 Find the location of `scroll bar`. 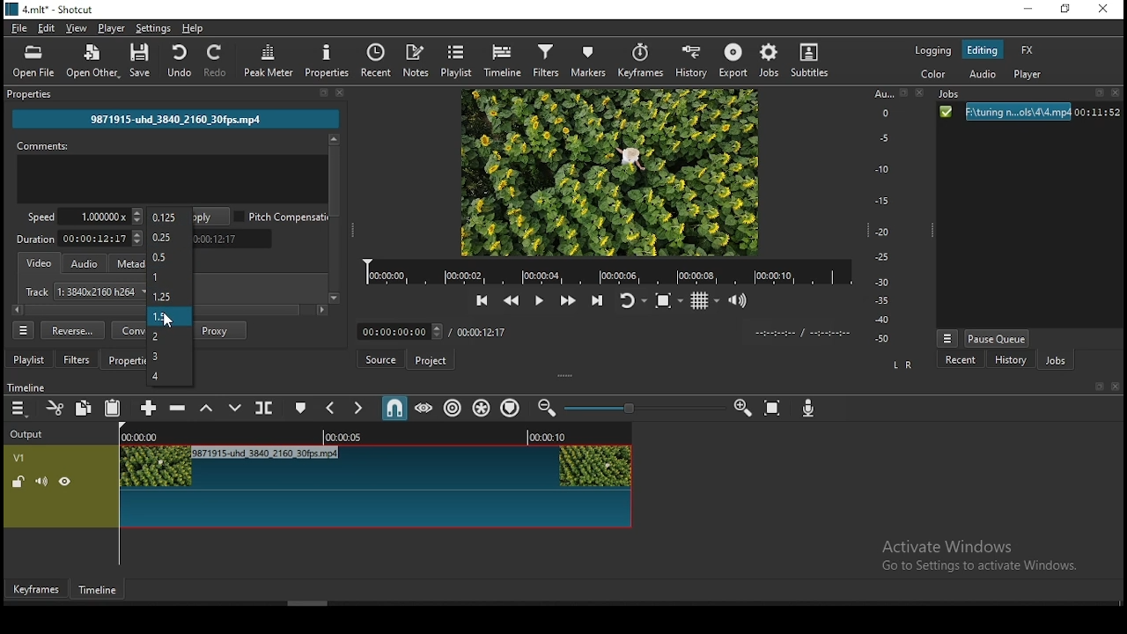

scroll bar is located at coordinates (409, 603).